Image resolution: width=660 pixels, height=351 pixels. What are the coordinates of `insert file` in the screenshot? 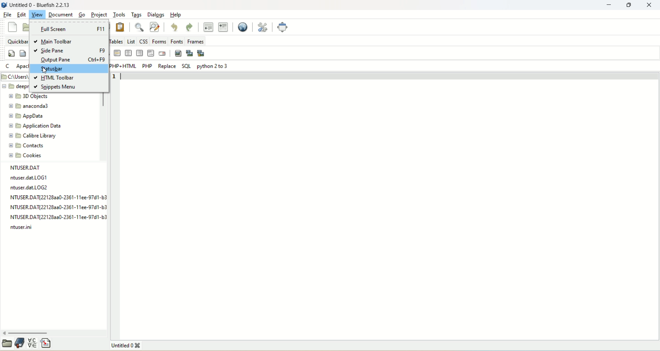 It's located at (46, 343).